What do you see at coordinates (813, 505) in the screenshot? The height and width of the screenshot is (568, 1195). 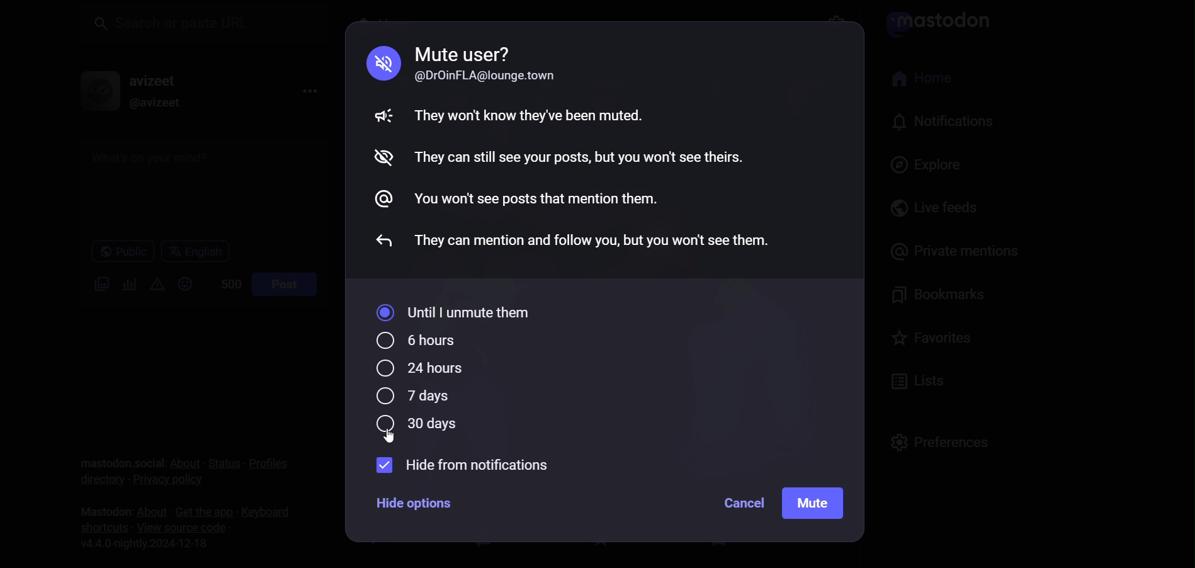 I see `mute` at bounding box center [813, 505].